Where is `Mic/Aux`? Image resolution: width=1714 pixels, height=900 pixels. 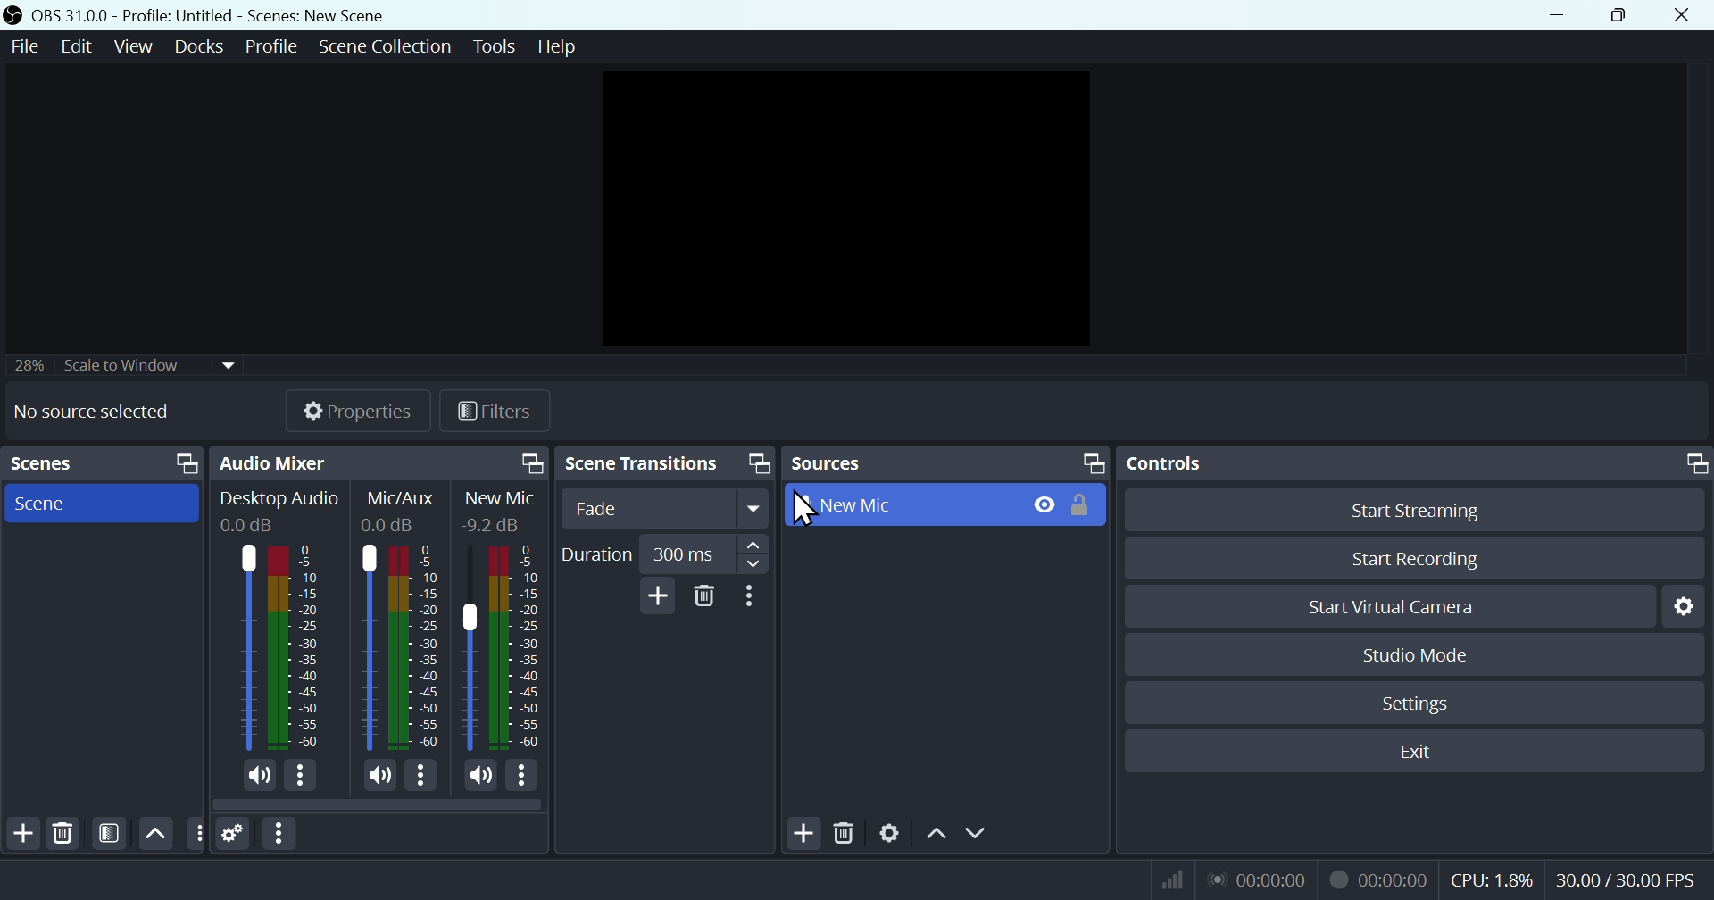
Mic/Aux is located at coordinates (365, 646).